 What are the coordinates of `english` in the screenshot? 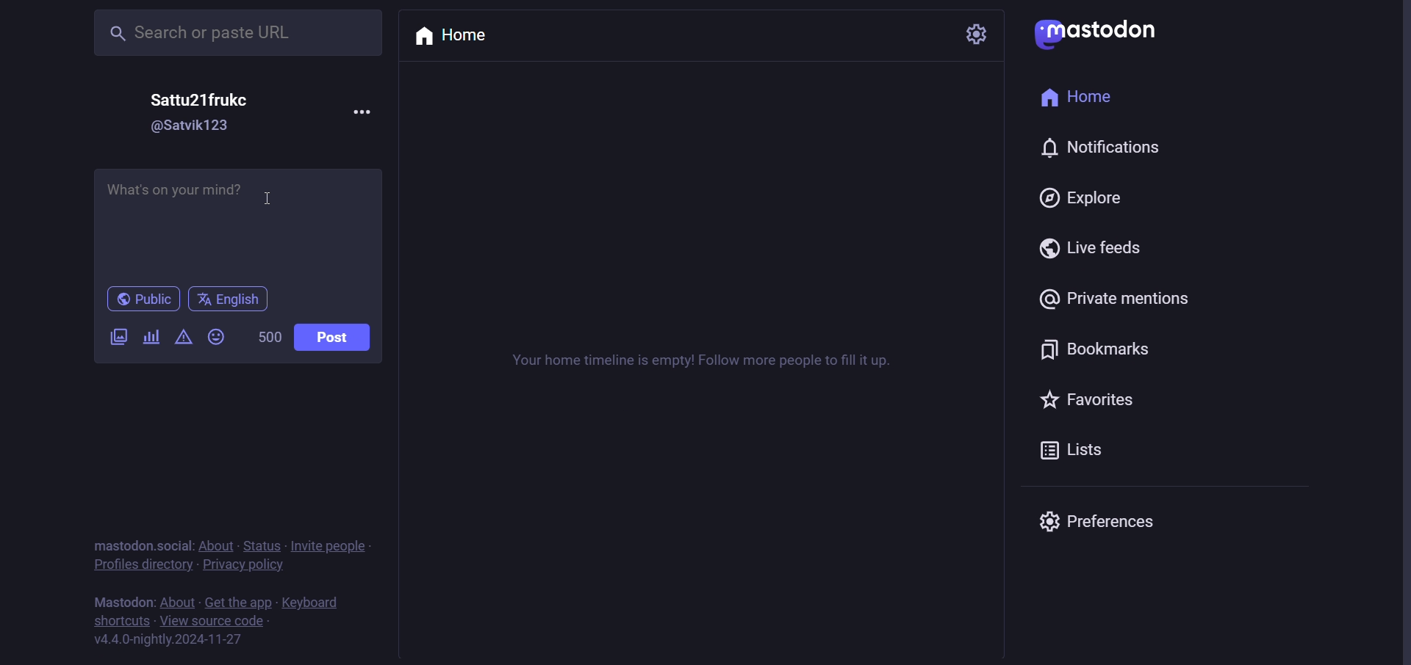 It's located at (228, 299).